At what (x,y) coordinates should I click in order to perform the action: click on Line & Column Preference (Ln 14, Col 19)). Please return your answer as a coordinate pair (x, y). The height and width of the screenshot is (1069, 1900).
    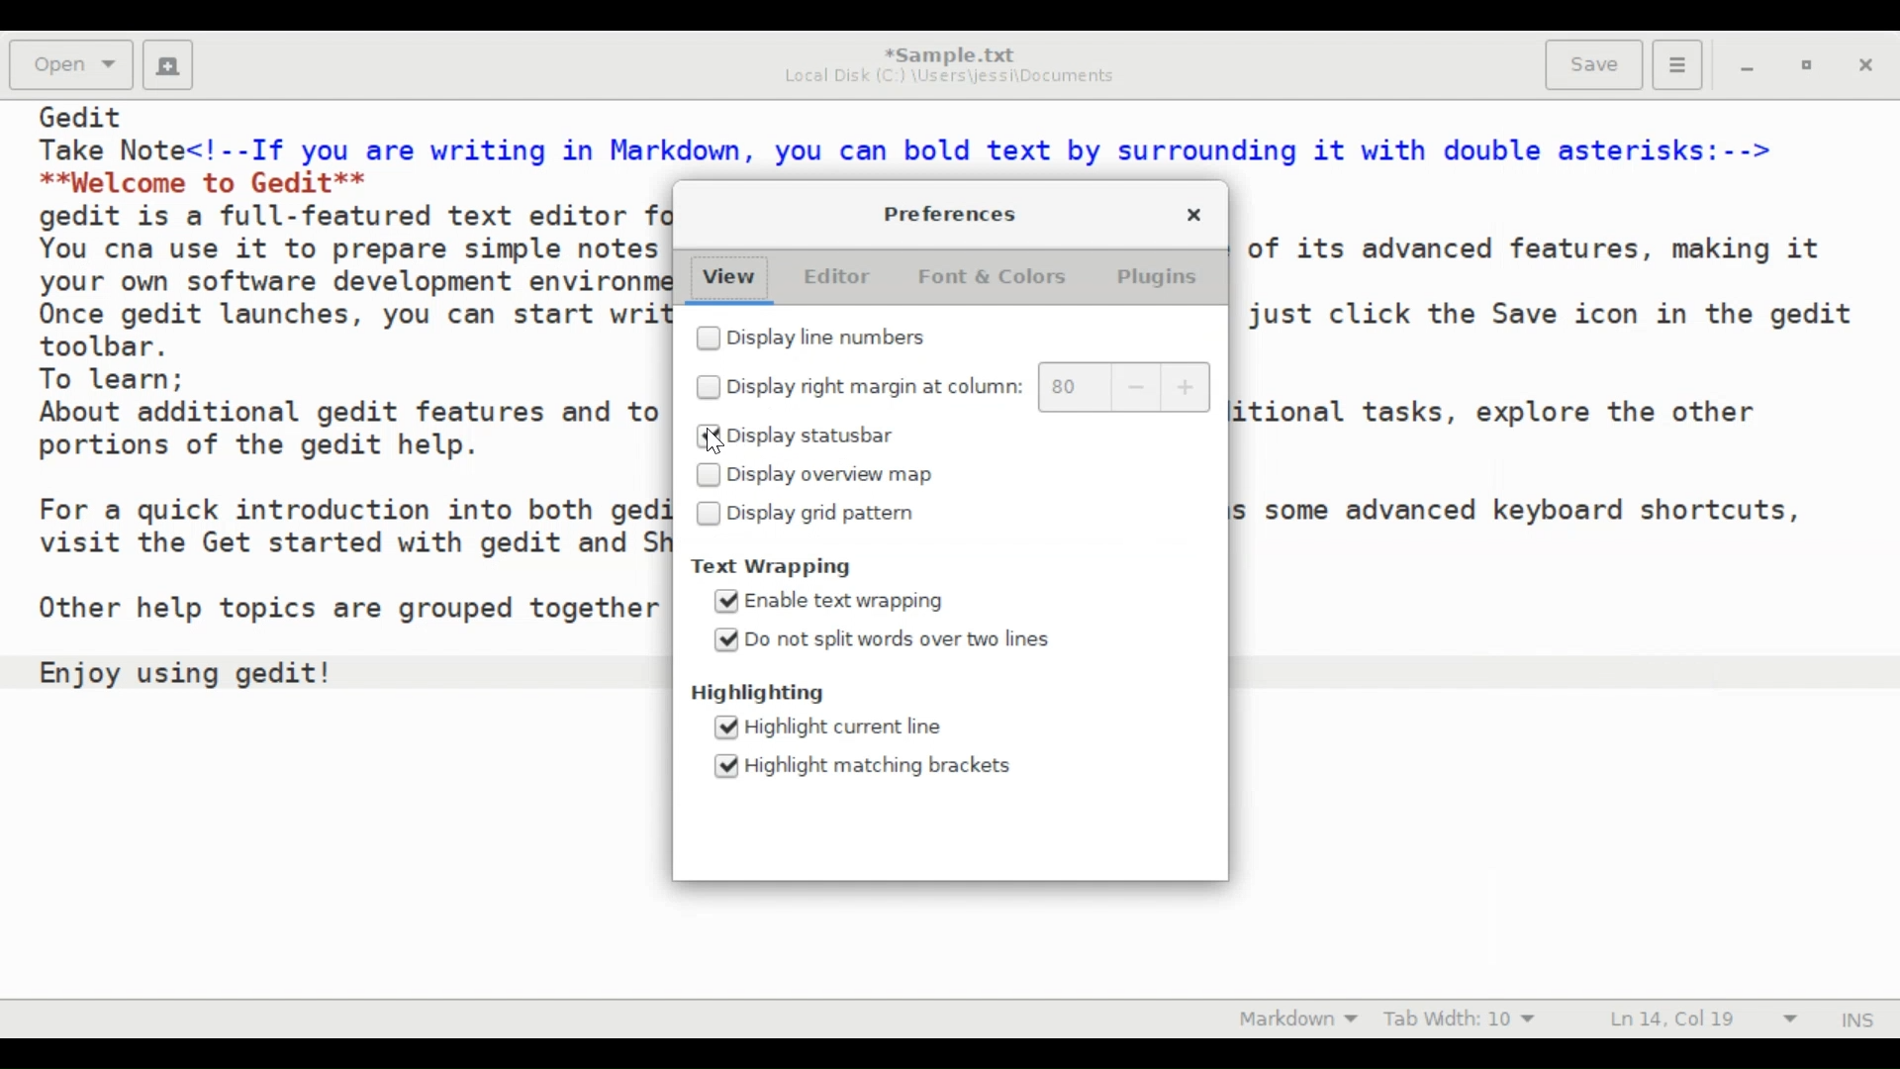
    Looking at the image, I should click on (1705, 1020).